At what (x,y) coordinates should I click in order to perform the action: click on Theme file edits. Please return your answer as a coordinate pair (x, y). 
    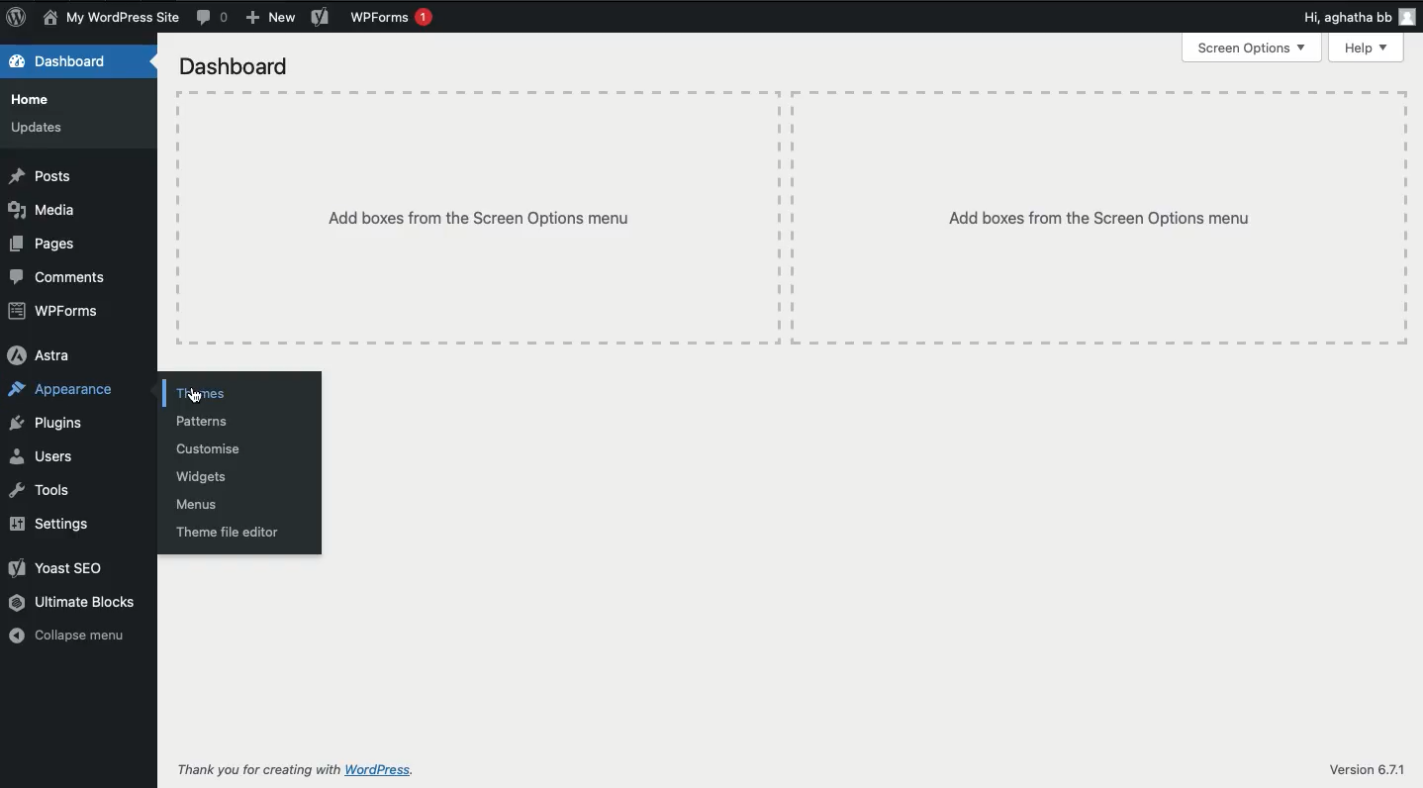
    Looking at the image, I should click on (228, 532).